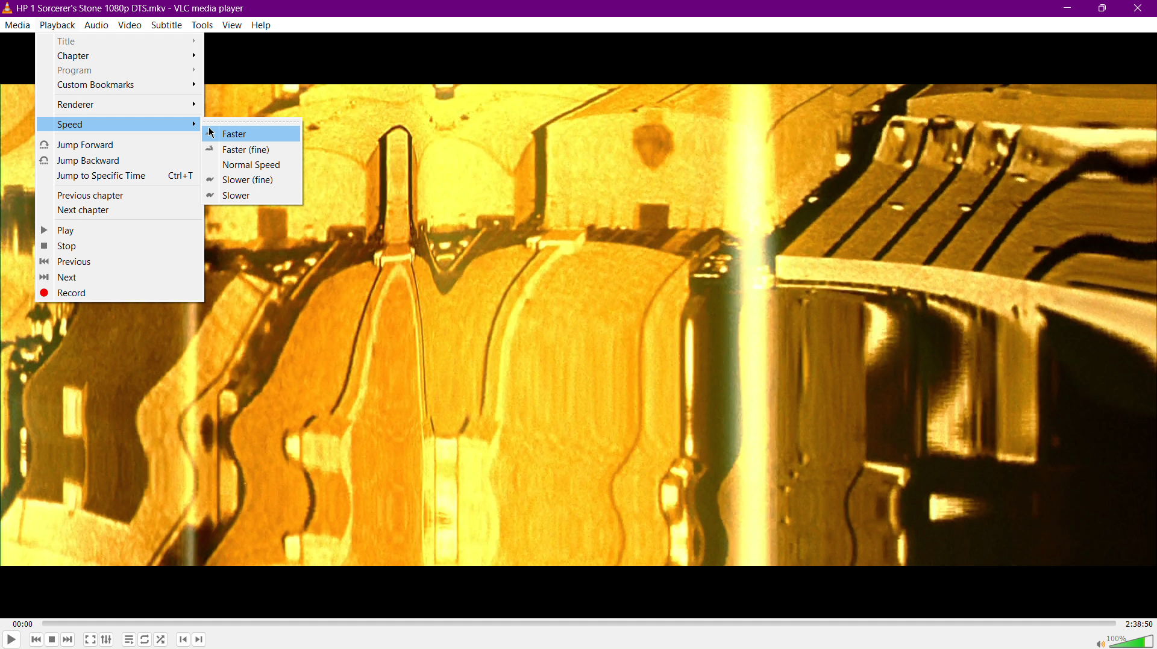  What do you see at coordinates (1104, 8) in the screenshot?
I see `Maximize` at bounding box center [1104, 8].